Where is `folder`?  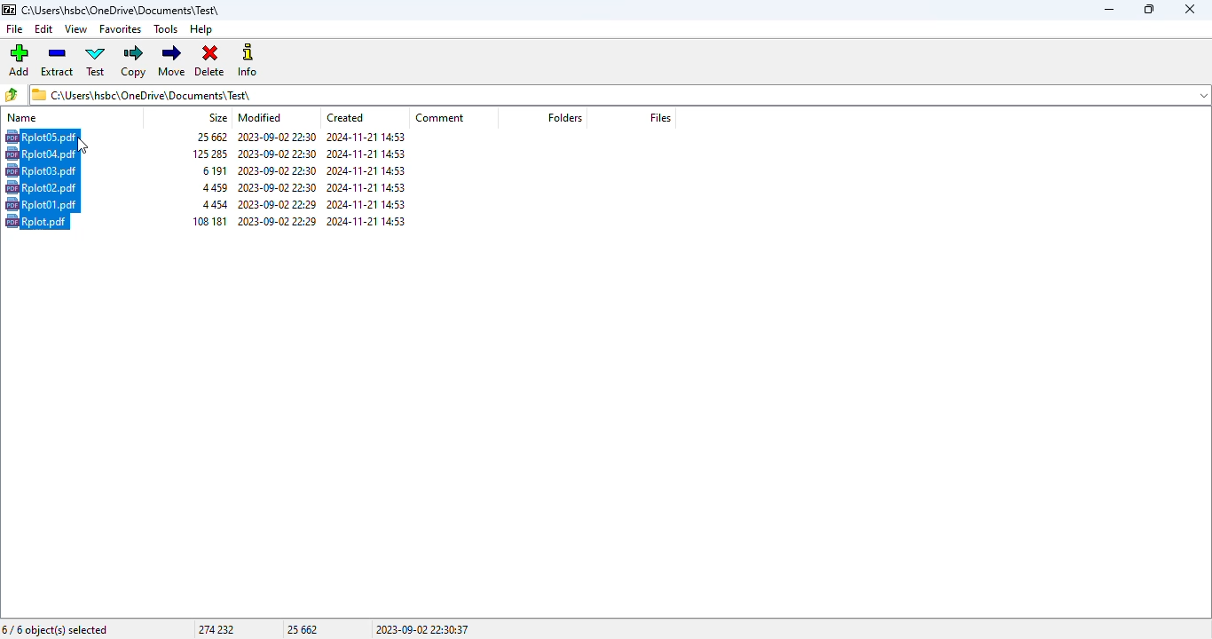 folder is located at coordinates (122, 10).